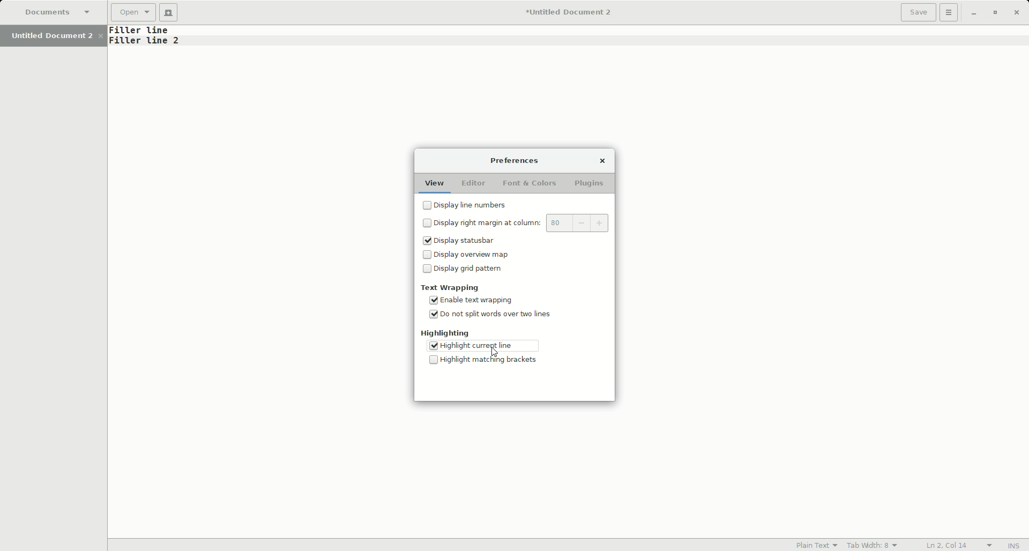 Image resolution: width=1029 pixels, height=551 pixels. Describe the element at coordinates (451, 287) in the screenshot. I see `Text Wrapping` at that location.